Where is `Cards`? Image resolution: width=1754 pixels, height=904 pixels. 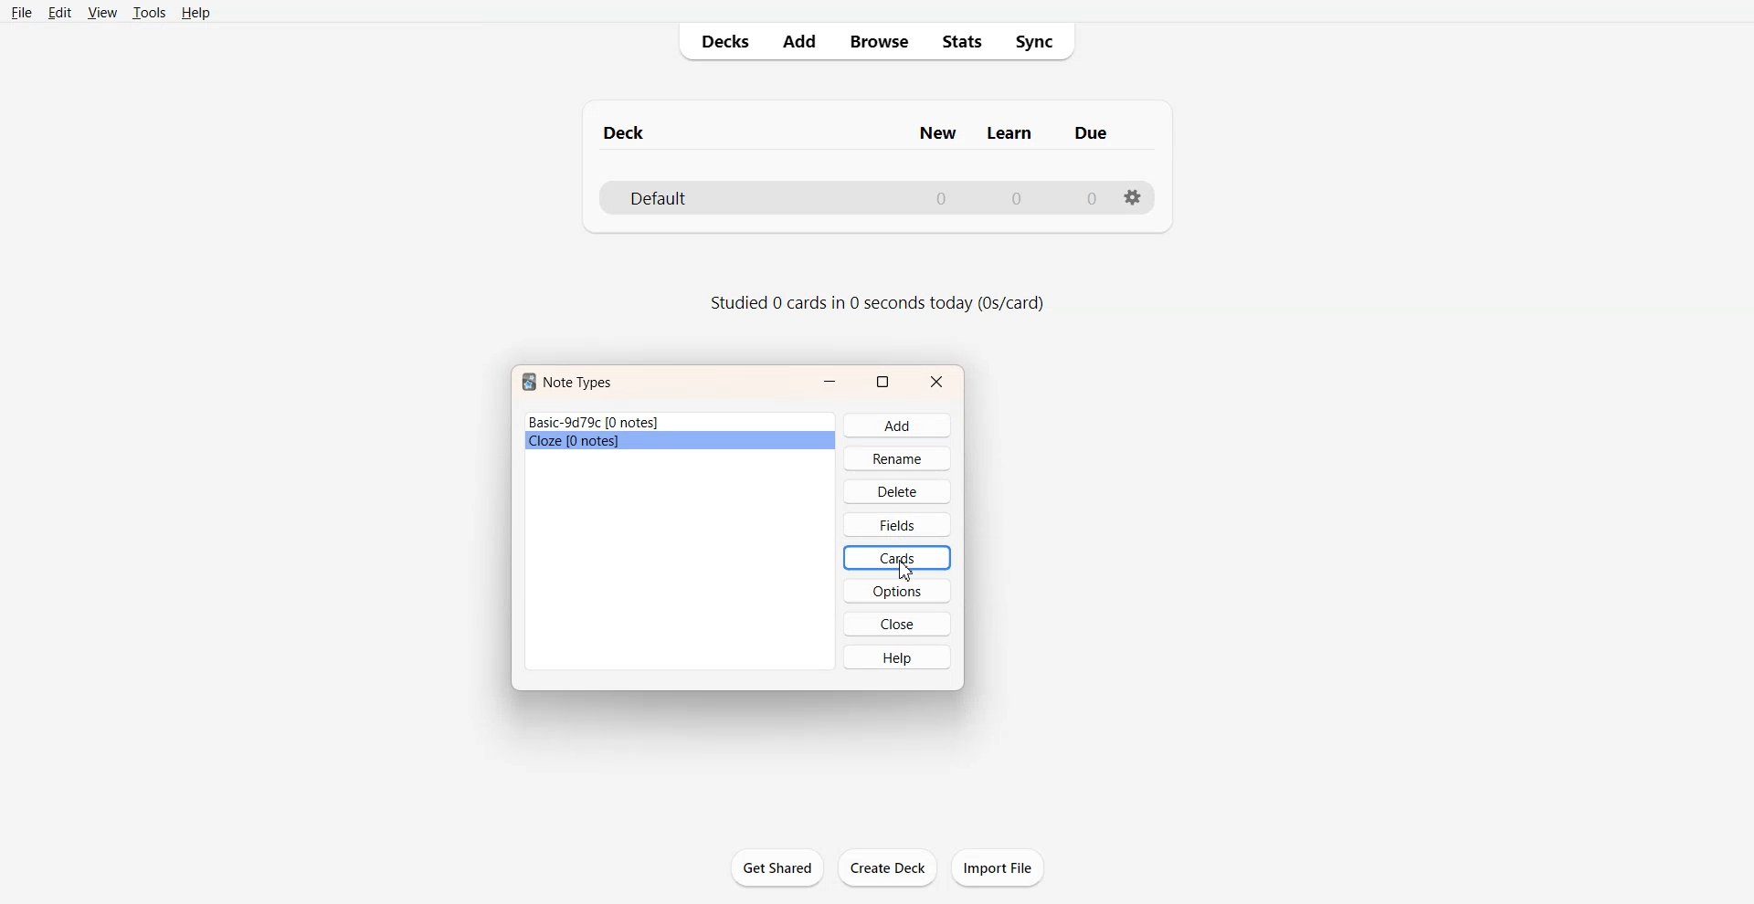
Cards is located at coordinates (897, 557).